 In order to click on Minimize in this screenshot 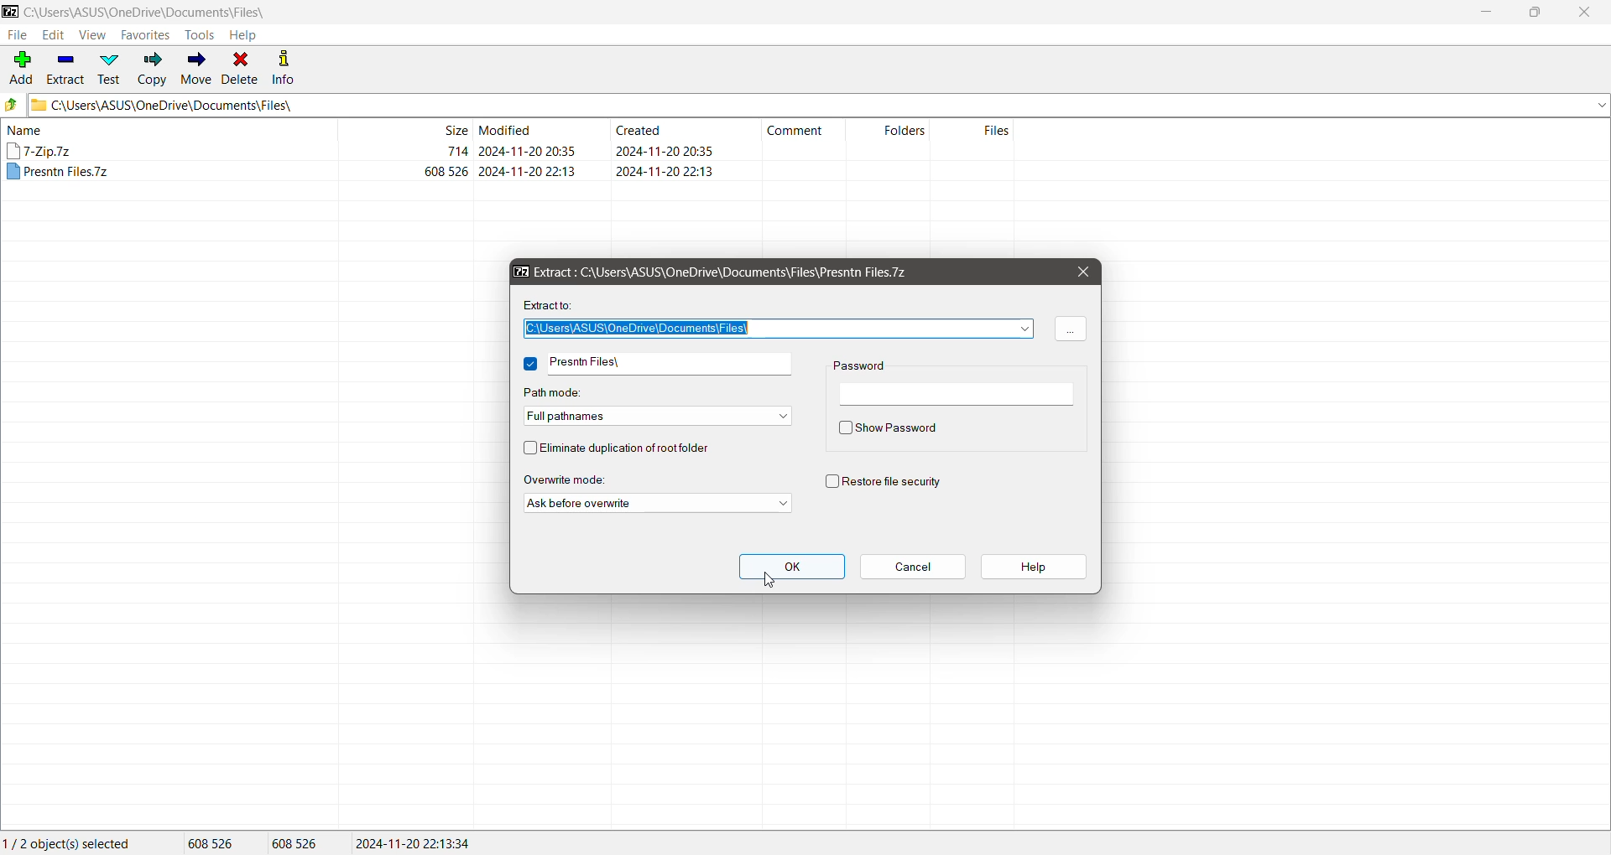, I will do `click(1491, 13)`.